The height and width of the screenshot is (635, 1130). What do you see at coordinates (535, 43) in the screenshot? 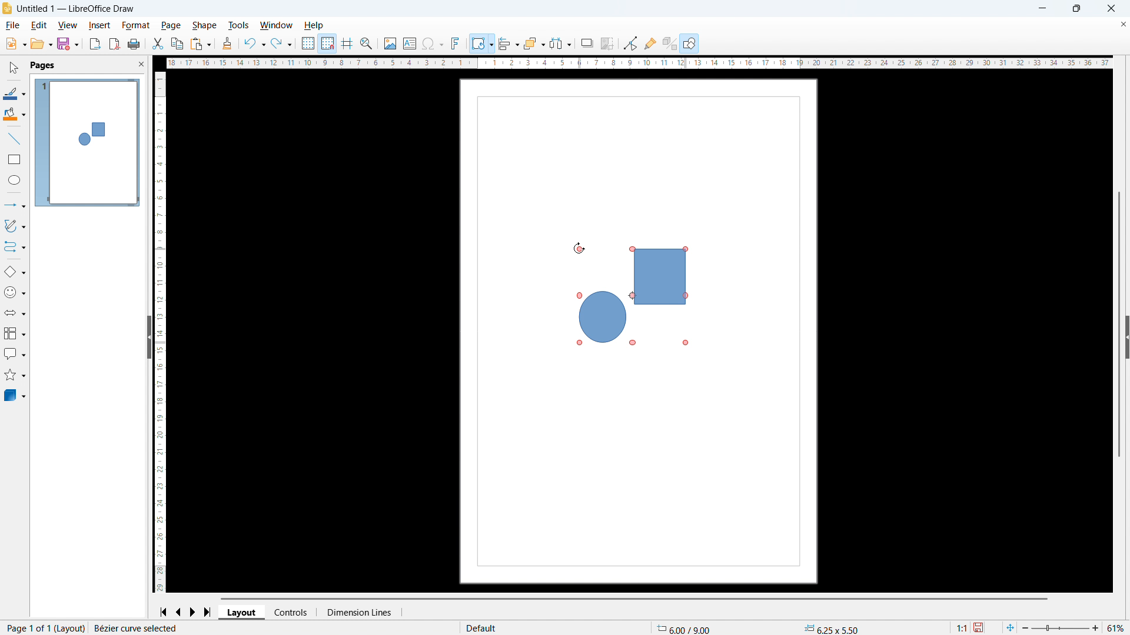
I see `Arrange ` at bounding box center [535, 43].